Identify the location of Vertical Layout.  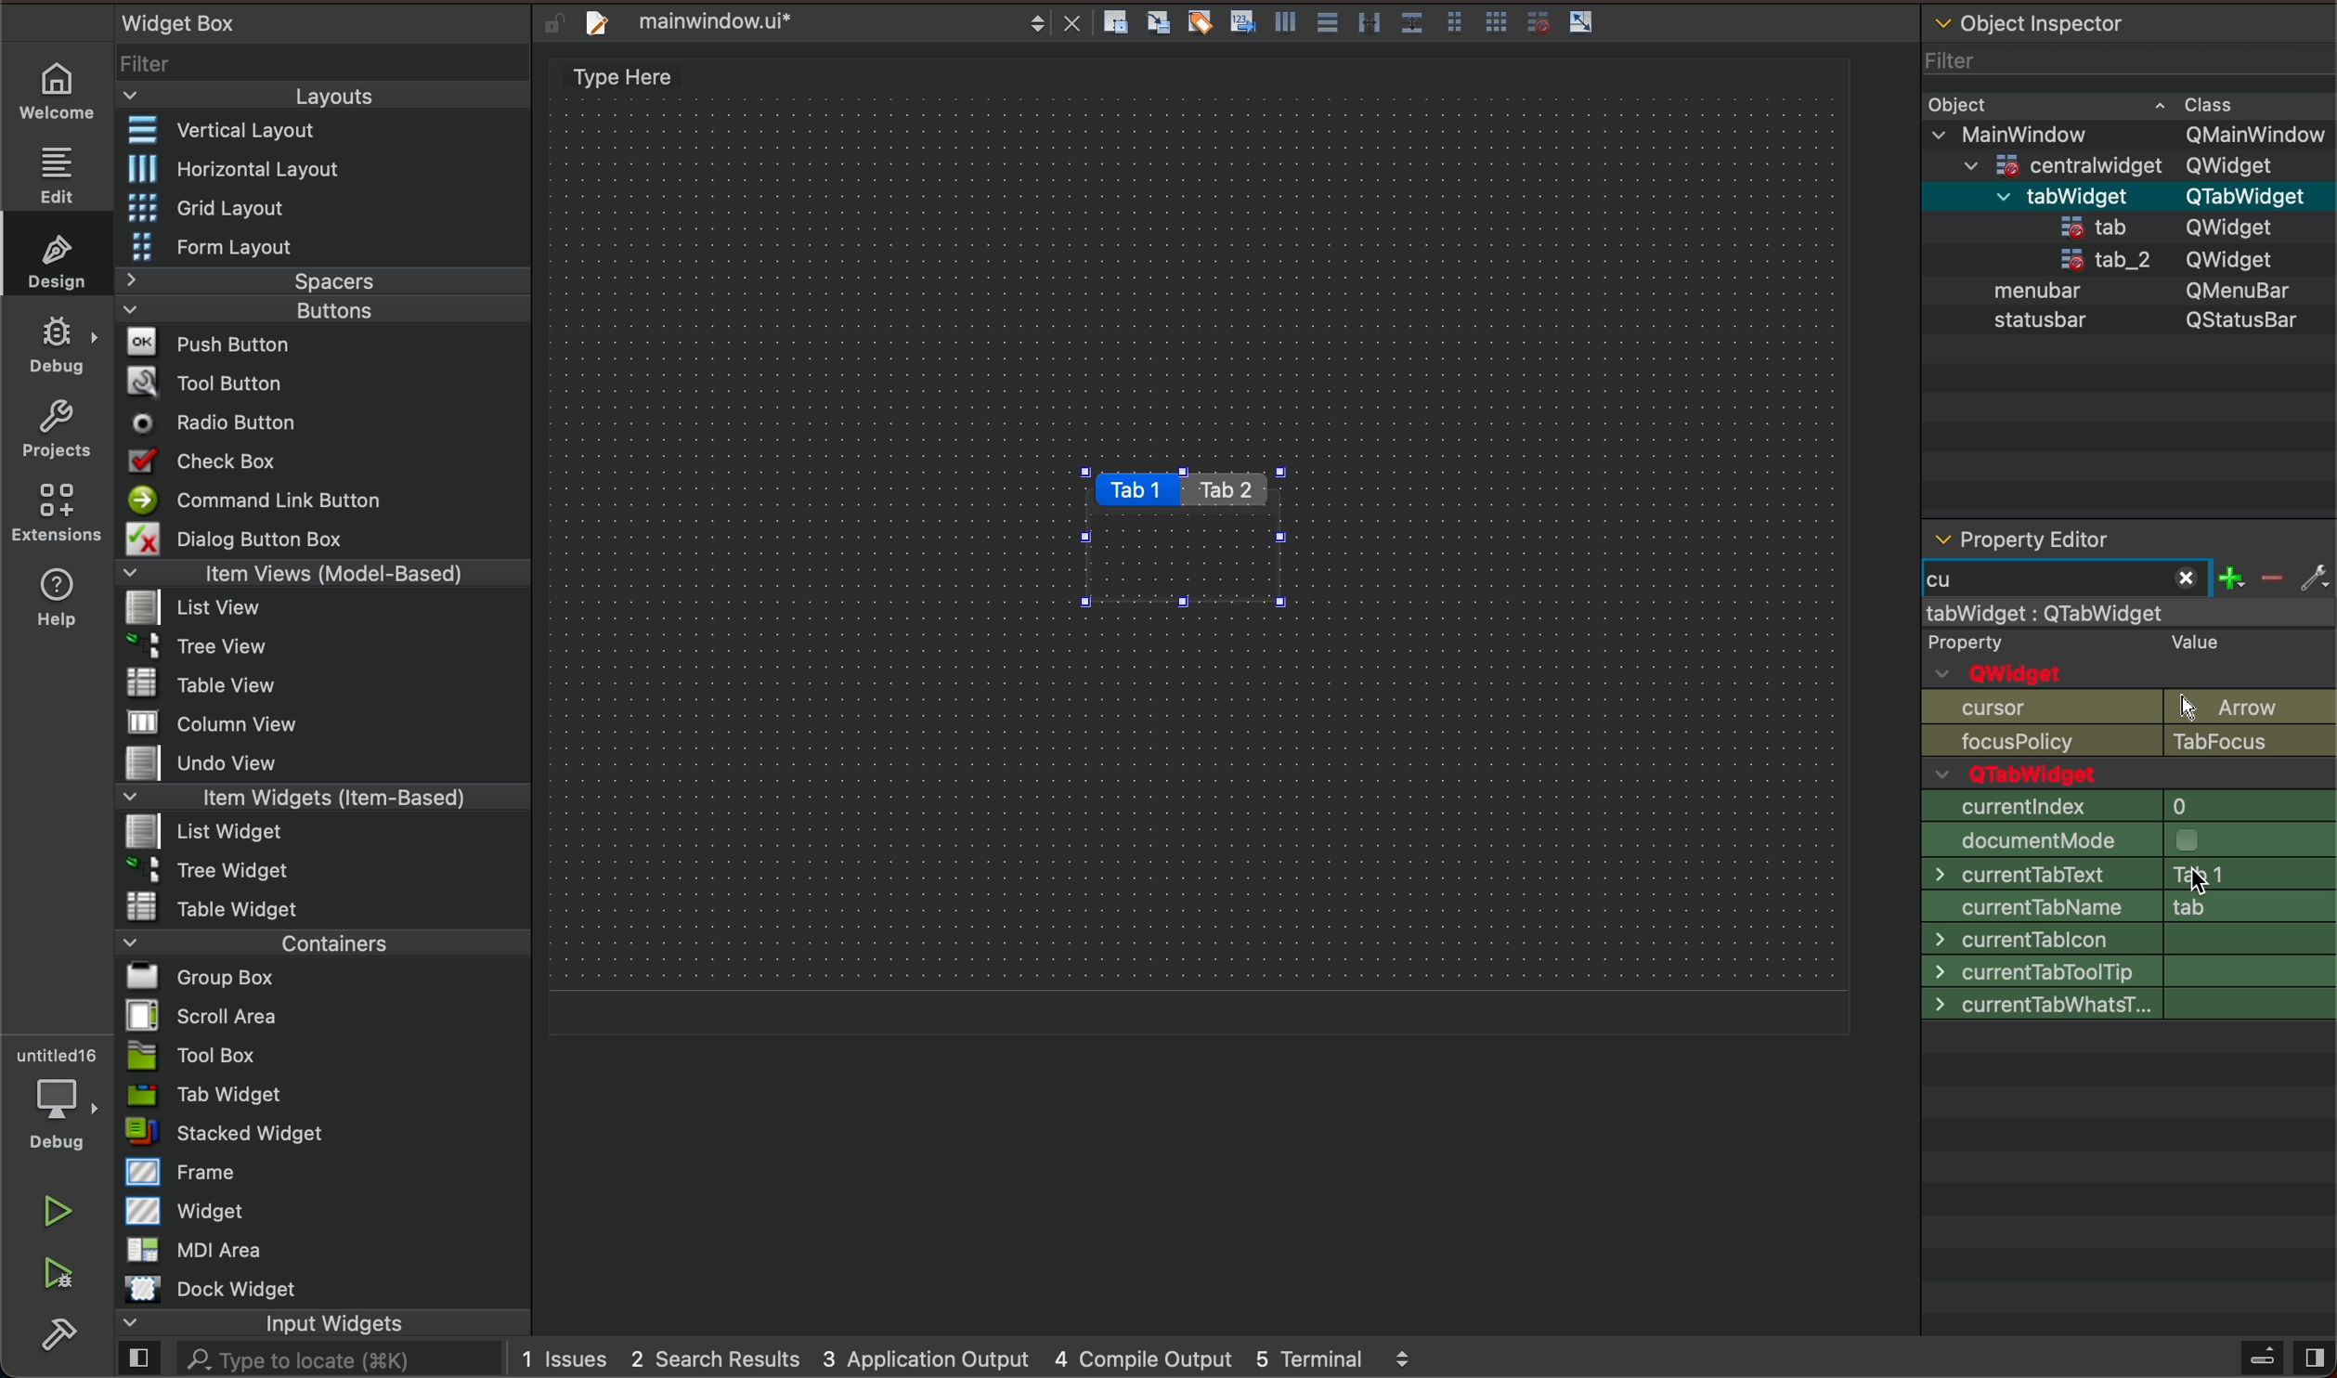
(217, 127).